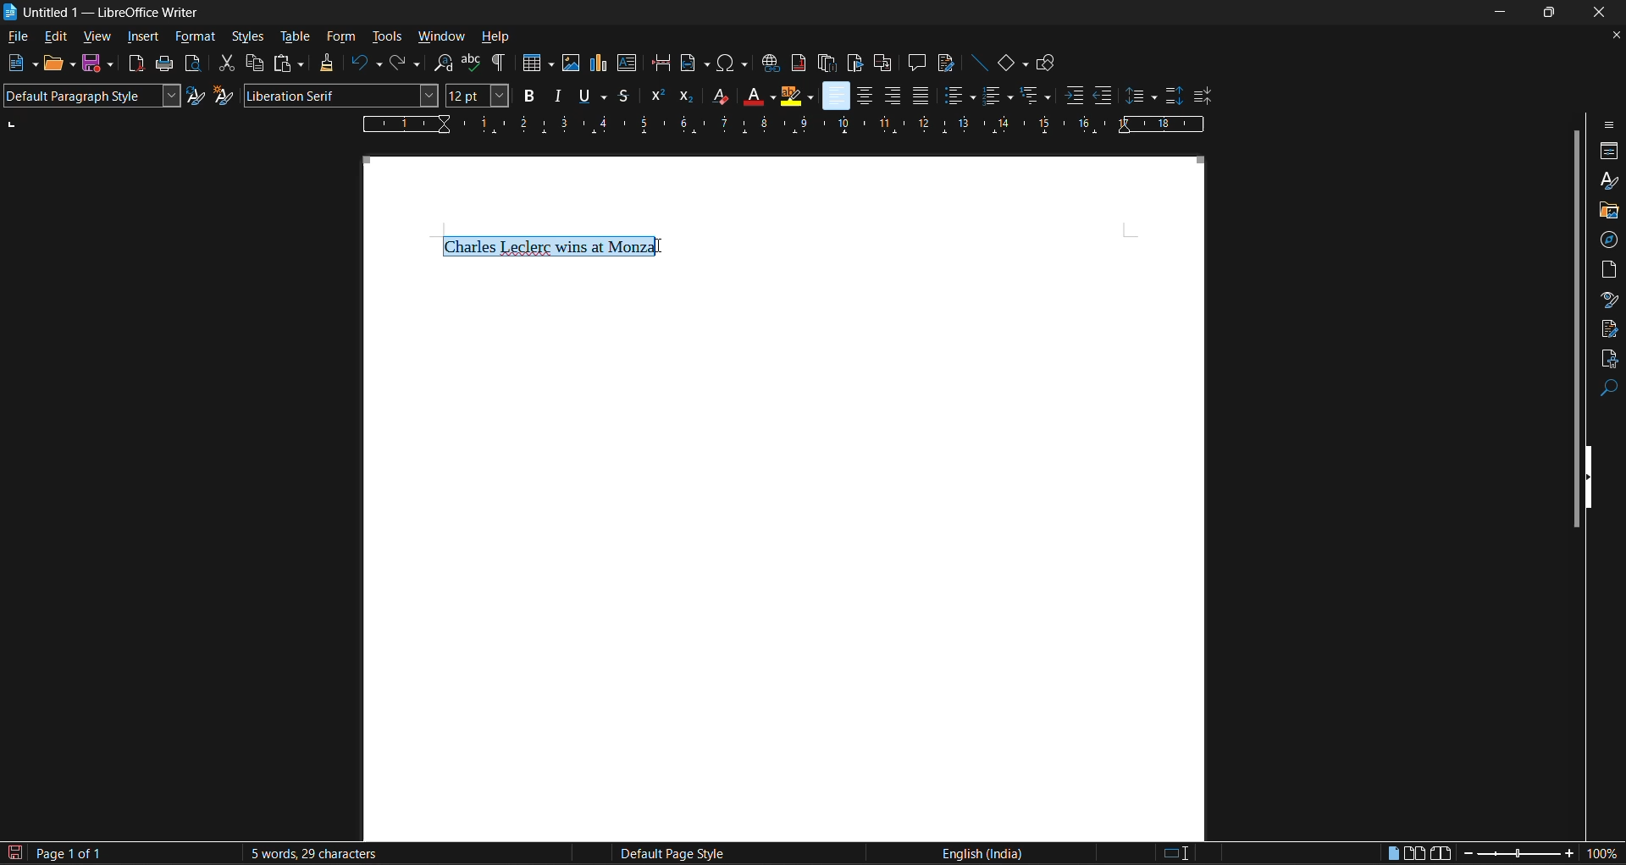 The image size is (1626, 865). Describe the element at coordinates (661, 63) in the screenshot. I see `insert page break` at that location.